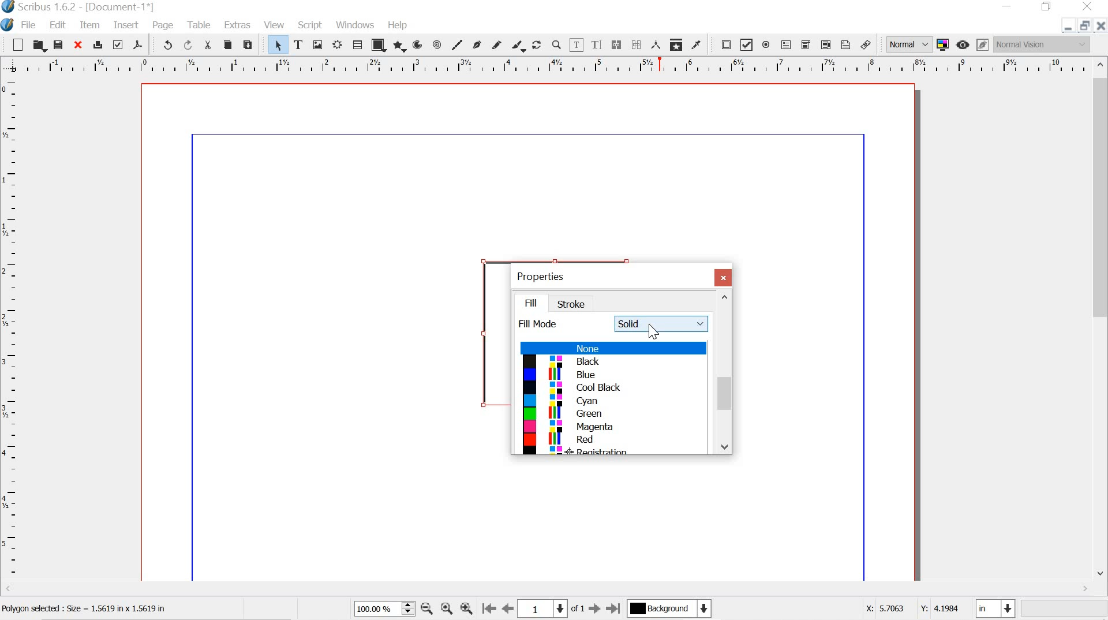 The width and height of the screenshot is (1108, 620). What do you see at coordinates (724, 277) in the screenshot?
I see `close` at bounding box center [724, 277].